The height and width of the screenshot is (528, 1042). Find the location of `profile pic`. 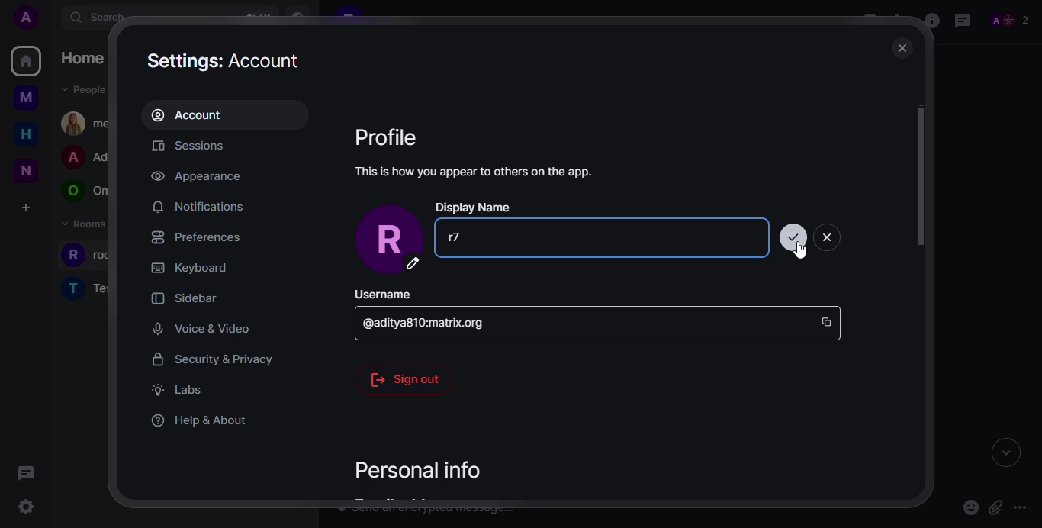

profile pic is located at coordinates (387, 240).